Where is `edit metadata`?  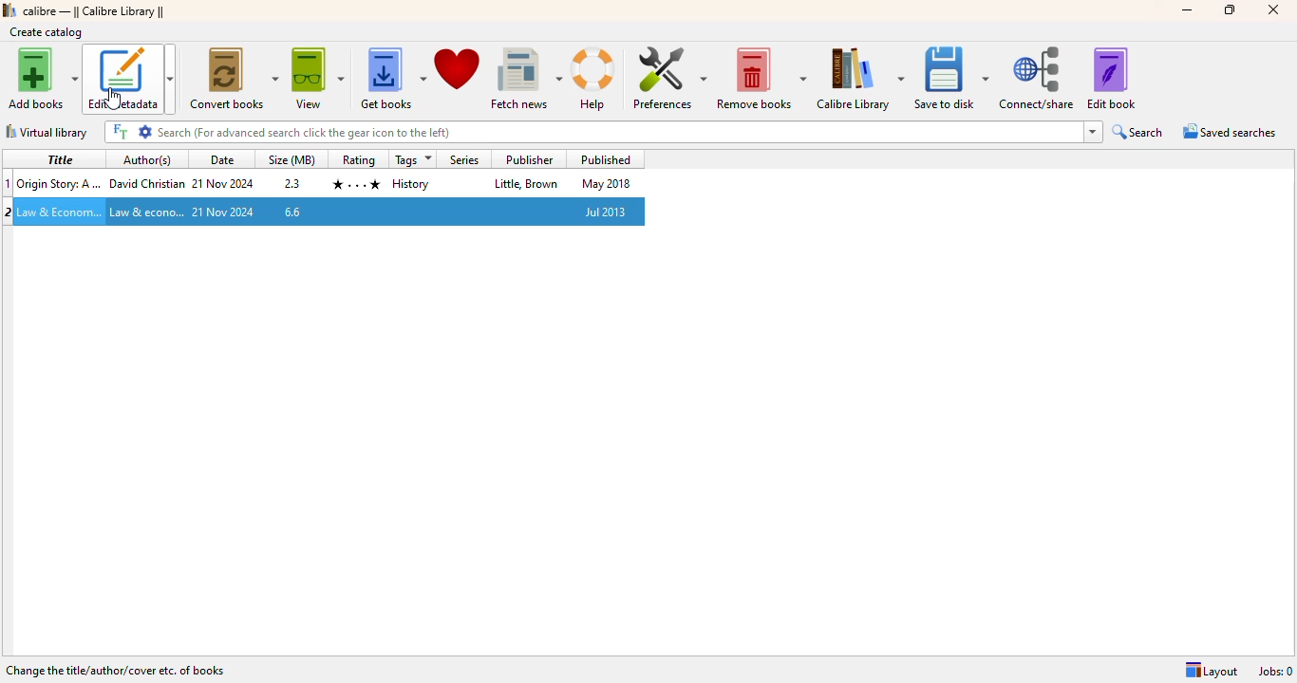
edit metadata is located at coordinates (131, 79).